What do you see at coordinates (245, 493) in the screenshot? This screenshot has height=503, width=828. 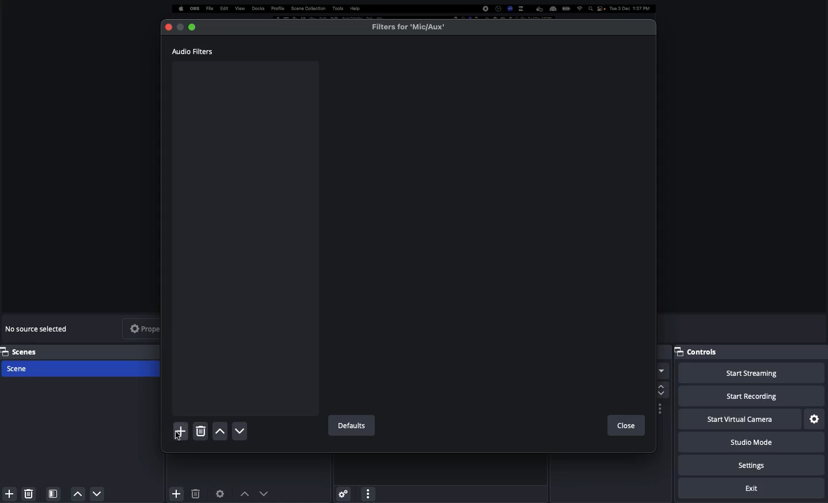 I see `Move up` at bounding box center [245, 493].